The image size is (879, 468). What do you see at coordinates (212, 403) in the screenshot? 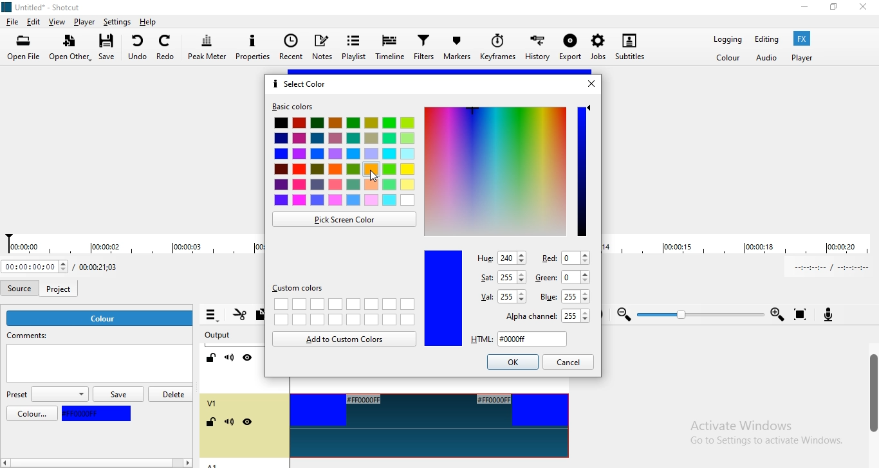
I see `V1` at bounding box center [212, 403].